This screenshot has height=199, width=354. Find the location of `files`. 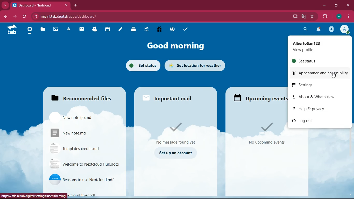

files is located at coordinates (87, 96).